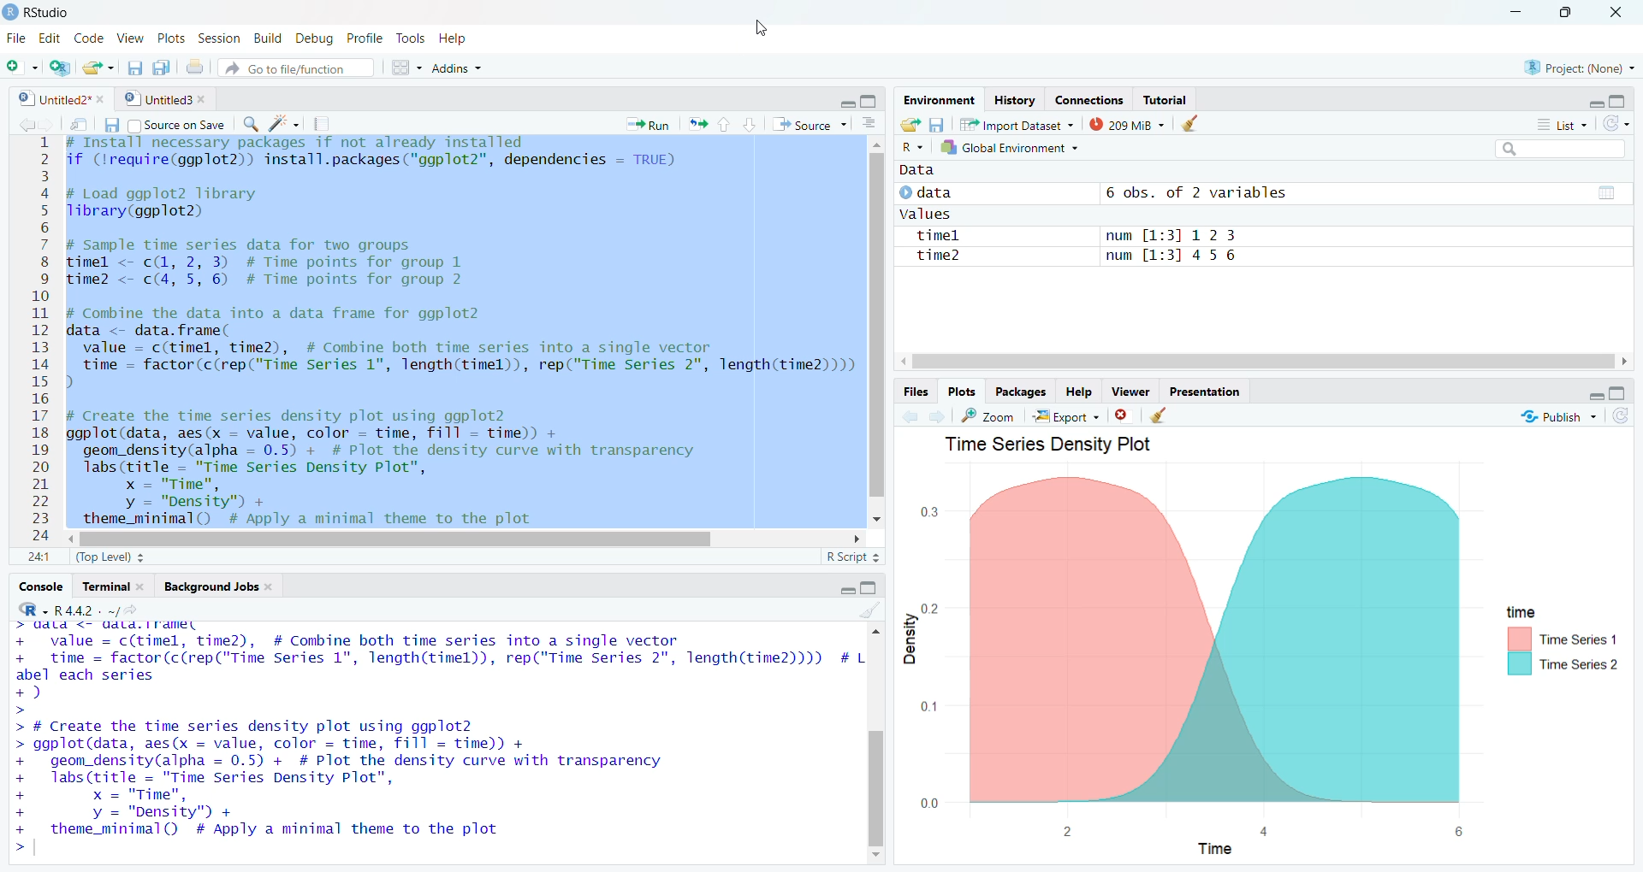 The height and width of the screenshot is (872, 1643). I want to click on Terminal, so click(113, 587).